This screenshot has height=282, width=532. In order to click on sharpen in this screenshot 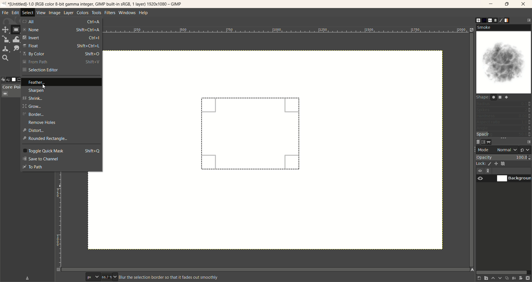, I will do `click(61, 90)`.